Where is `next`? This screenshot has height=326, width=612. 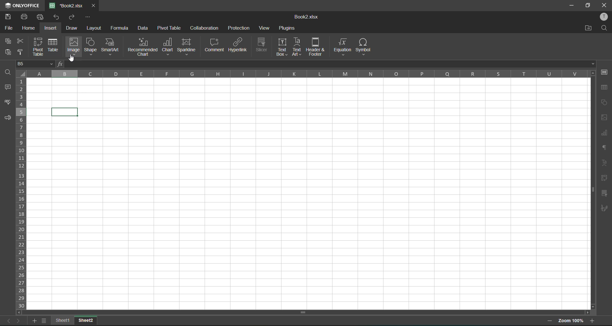
next is located at coordinates (19, 320).